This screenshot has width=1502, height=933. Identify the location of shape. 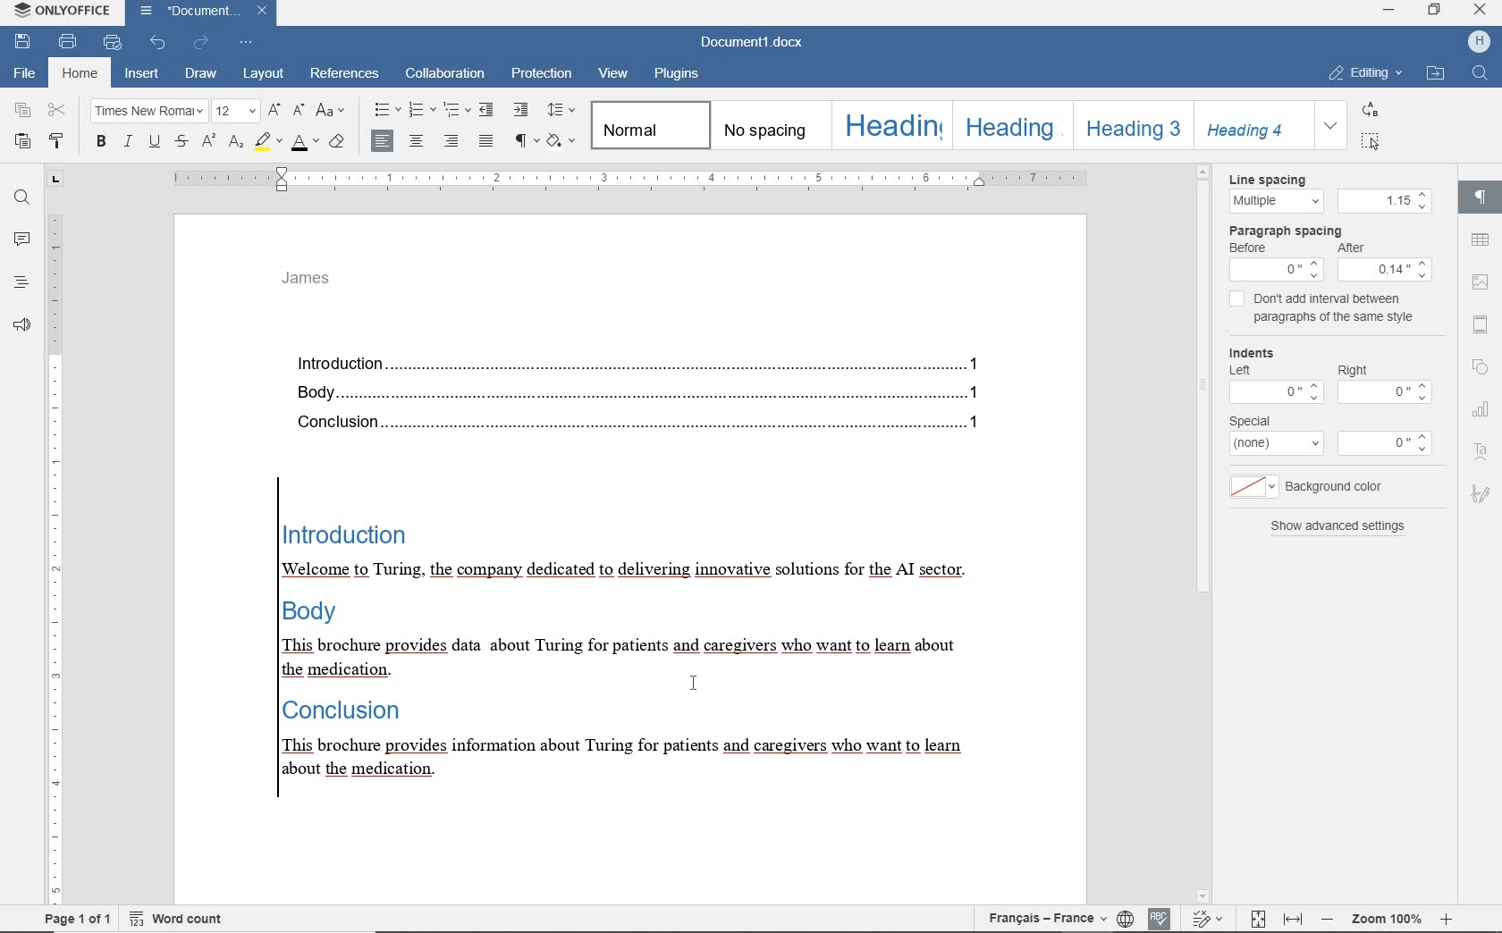
(1481, 368).